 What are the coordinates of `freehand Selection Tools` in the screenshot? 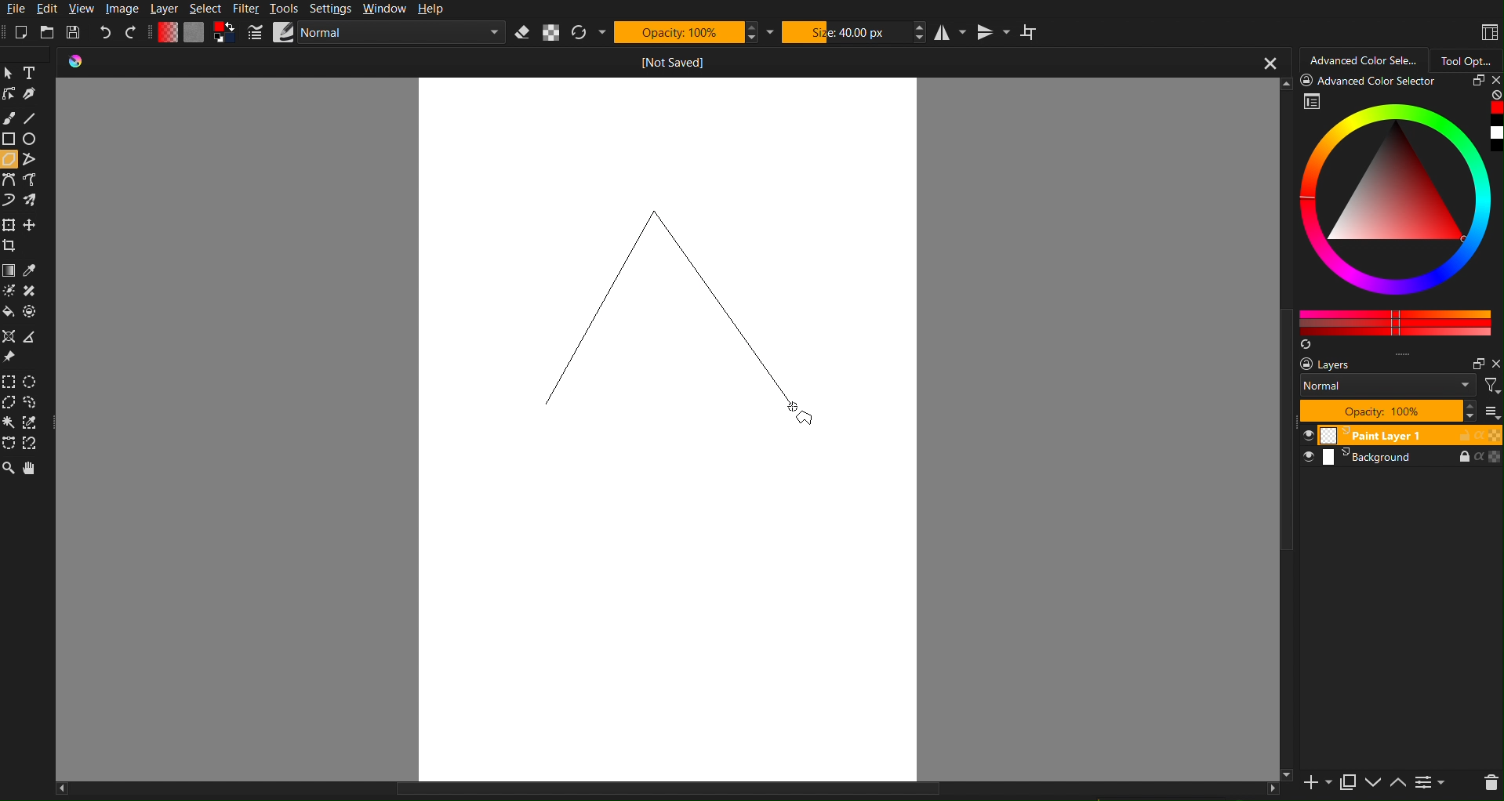 It's located at (32, 403).